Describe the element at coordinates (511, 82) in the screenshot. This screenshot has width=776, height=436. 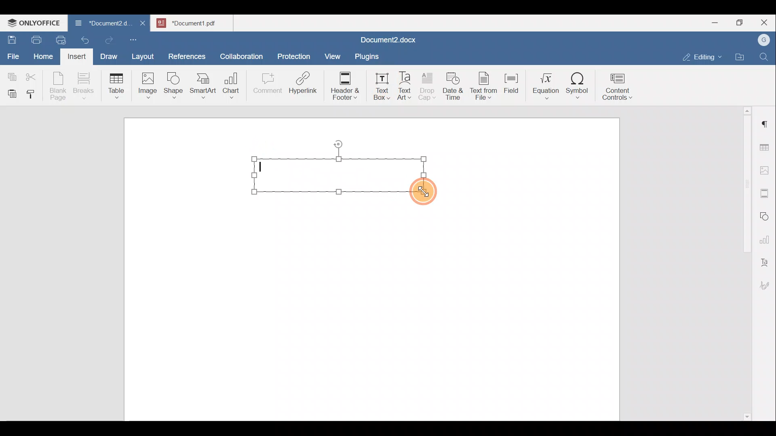
I see `Field` at that location.